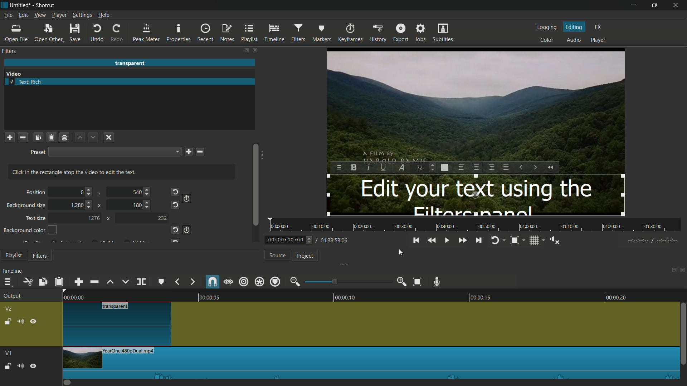  Describe the element at coordinates (385, 167) in the screenshot. I see `underline` at that location.